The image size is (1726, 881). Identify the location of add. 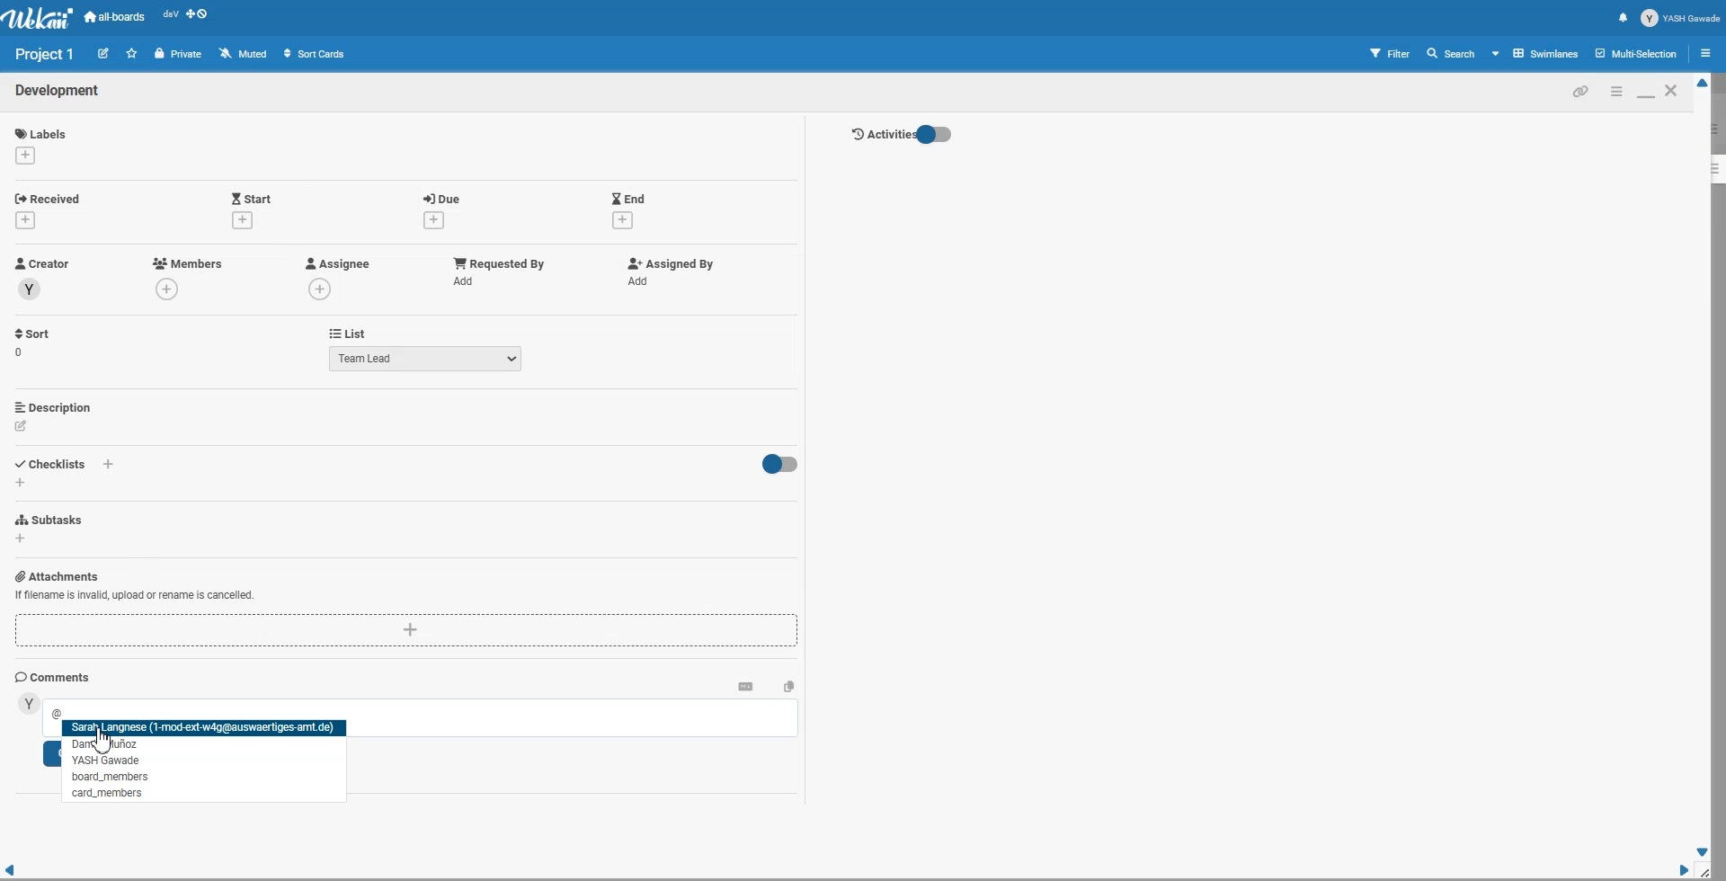
(242, 219).